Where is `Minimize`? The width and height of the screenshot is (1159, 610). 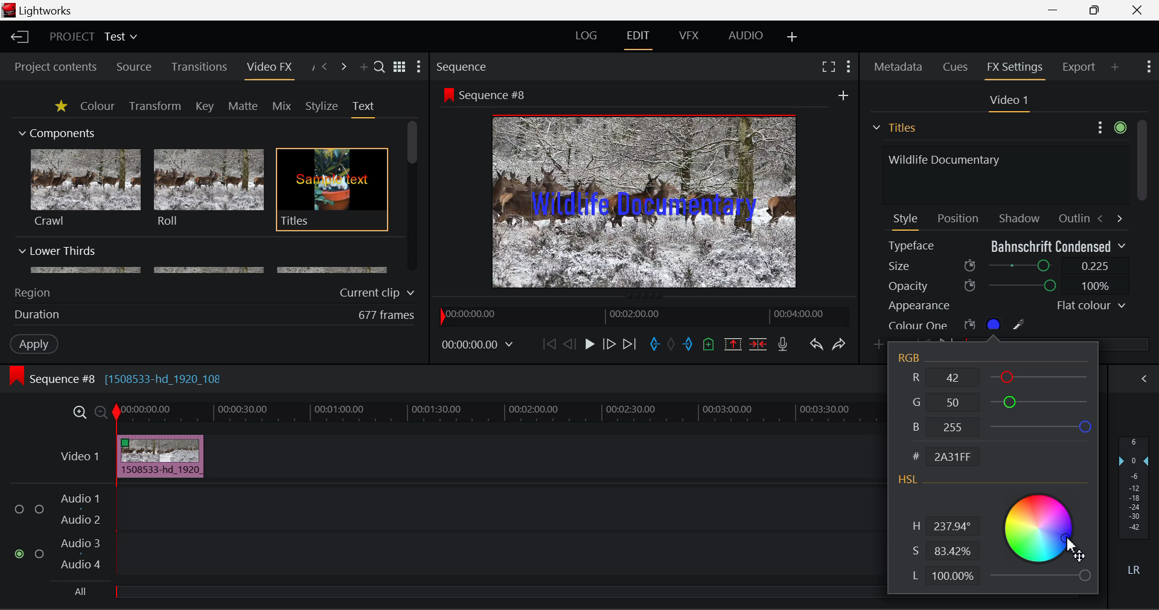
Minimize is located at coordinates (1097, 9).